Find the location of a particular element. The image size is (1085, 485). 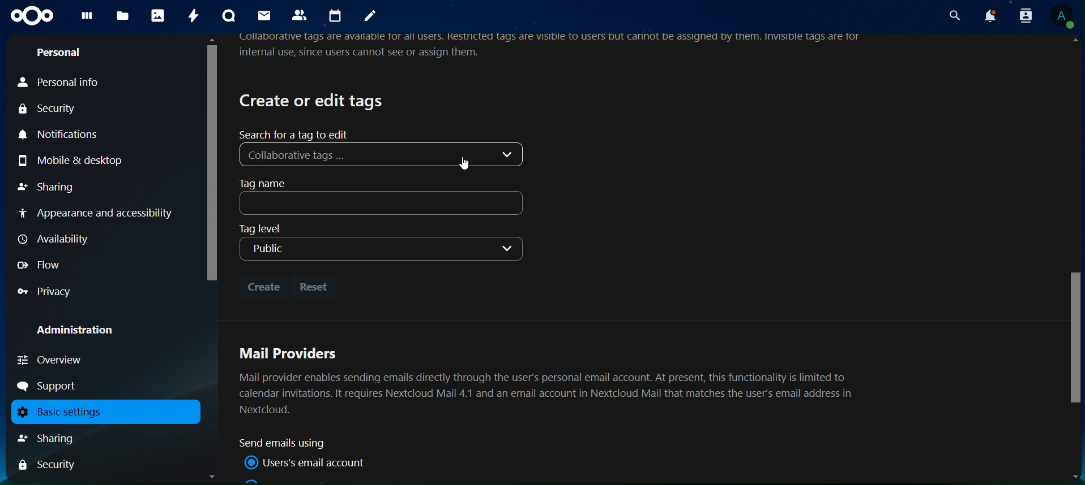

sand email using is located at coordinates (287, 443).